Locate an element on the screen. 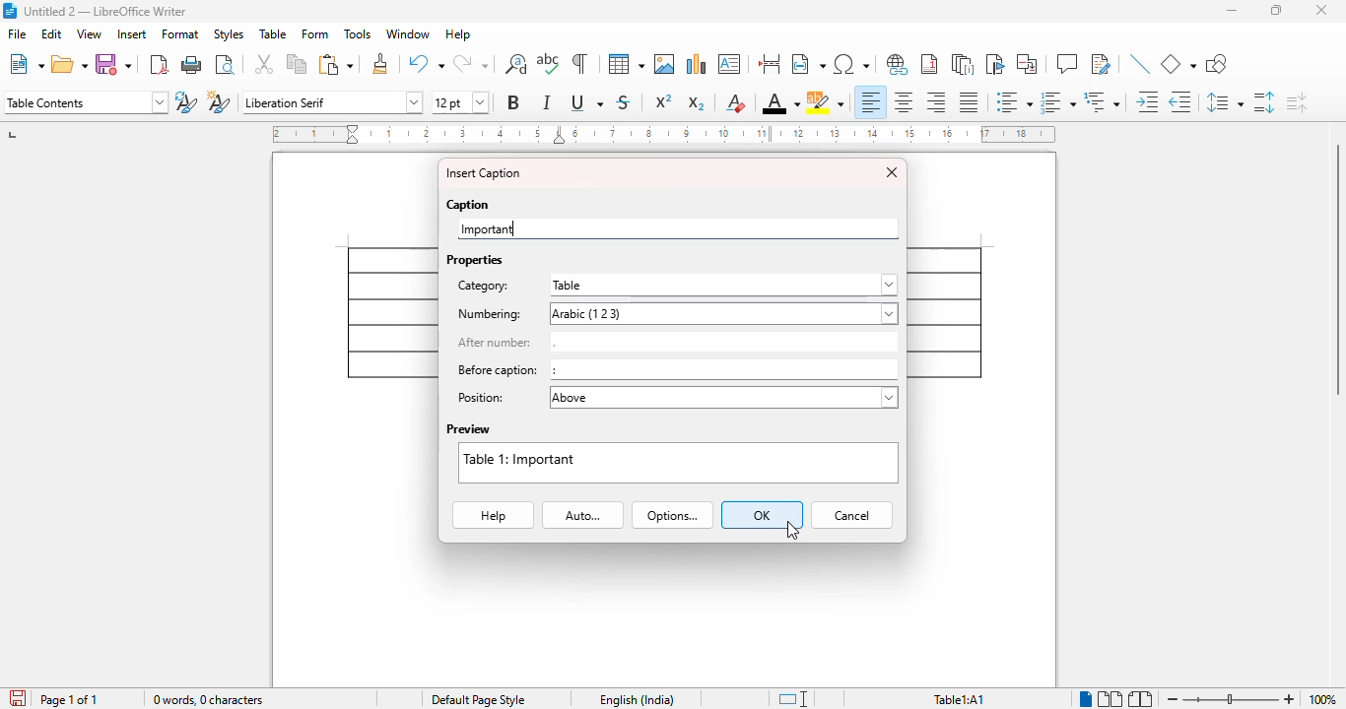 The width and height of the screenshot is (1346, 709). show draw functions is located at coordinates (1217, 63).